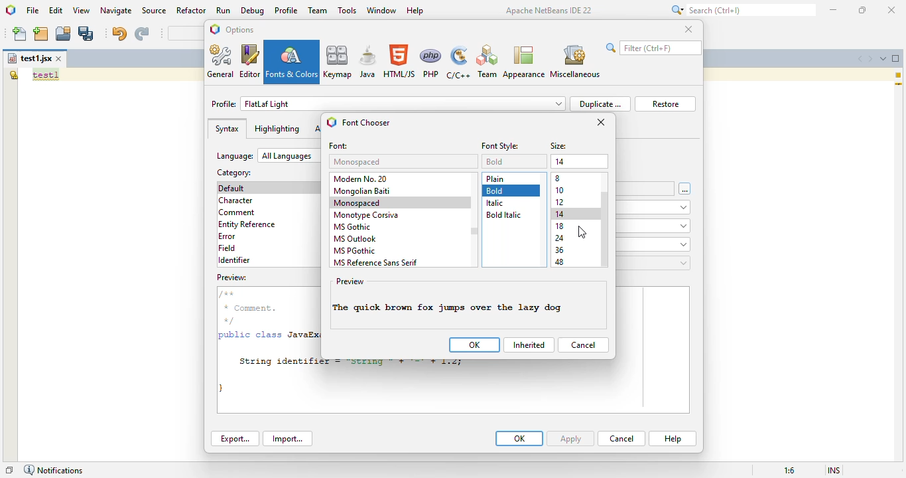 This screenshot has height=478, width=906. I want to click on restore, so click(665, 104).